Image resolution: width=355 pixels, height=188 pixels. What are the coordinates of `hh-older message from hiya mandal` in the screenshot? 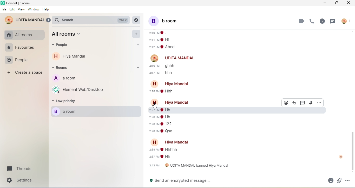 It's located at (166, 117).